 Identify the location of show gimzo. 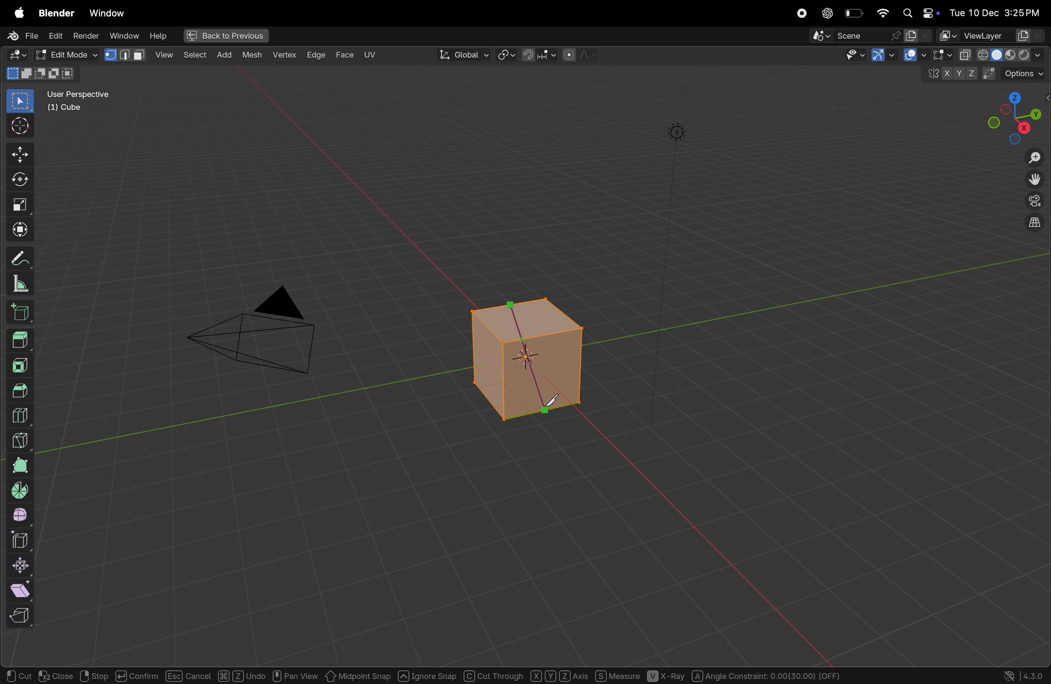
(905, 56).